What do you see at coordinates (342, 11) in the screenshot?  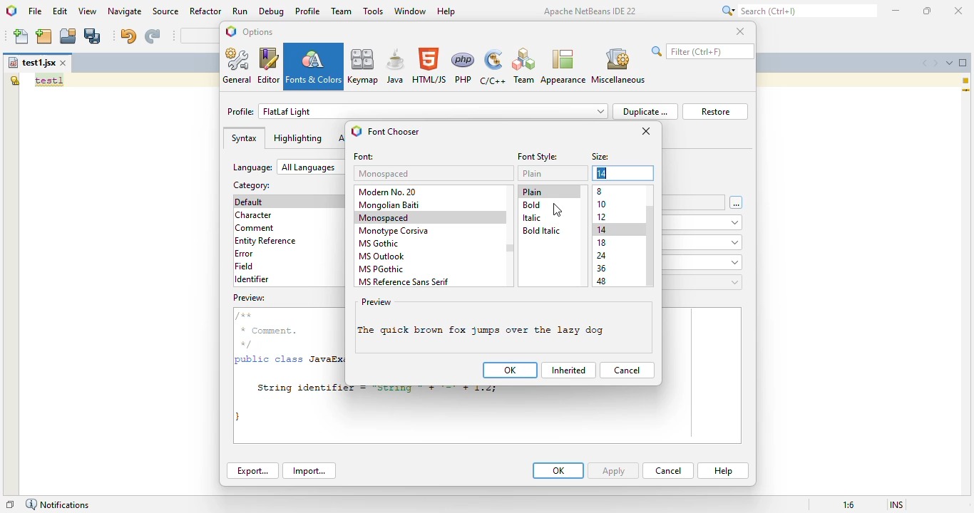 I see `team` at bounding box center [342, 11].